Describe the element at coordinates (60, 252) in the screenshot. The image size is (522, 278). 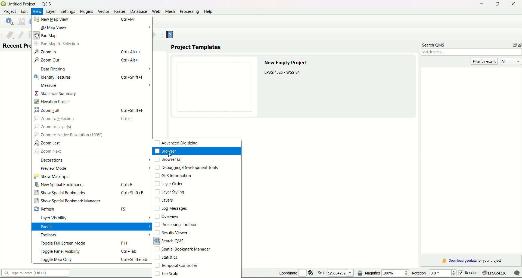
I see `toggle panel visibility` at that location.